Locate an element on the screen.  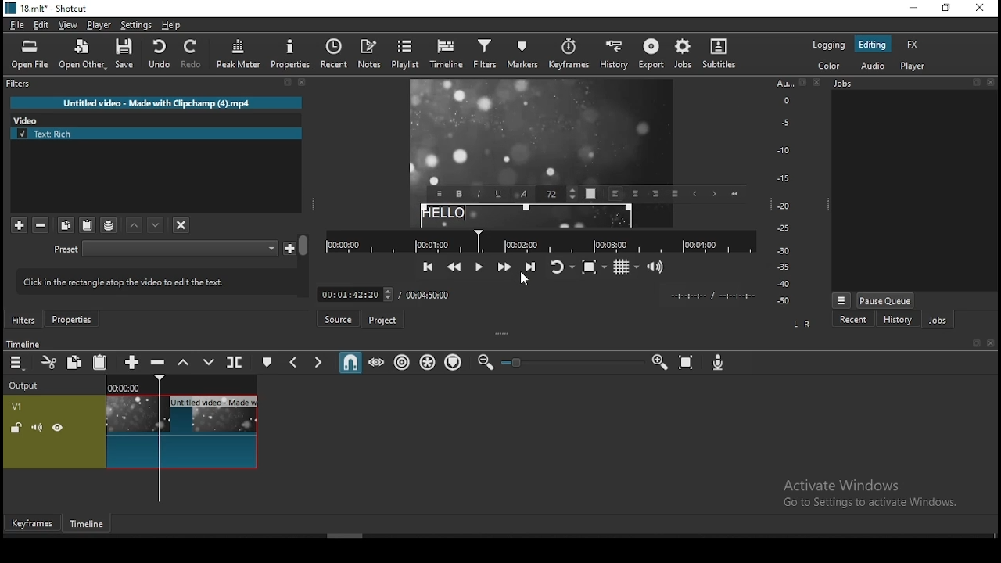
L R is located at coordinates (802, 325).